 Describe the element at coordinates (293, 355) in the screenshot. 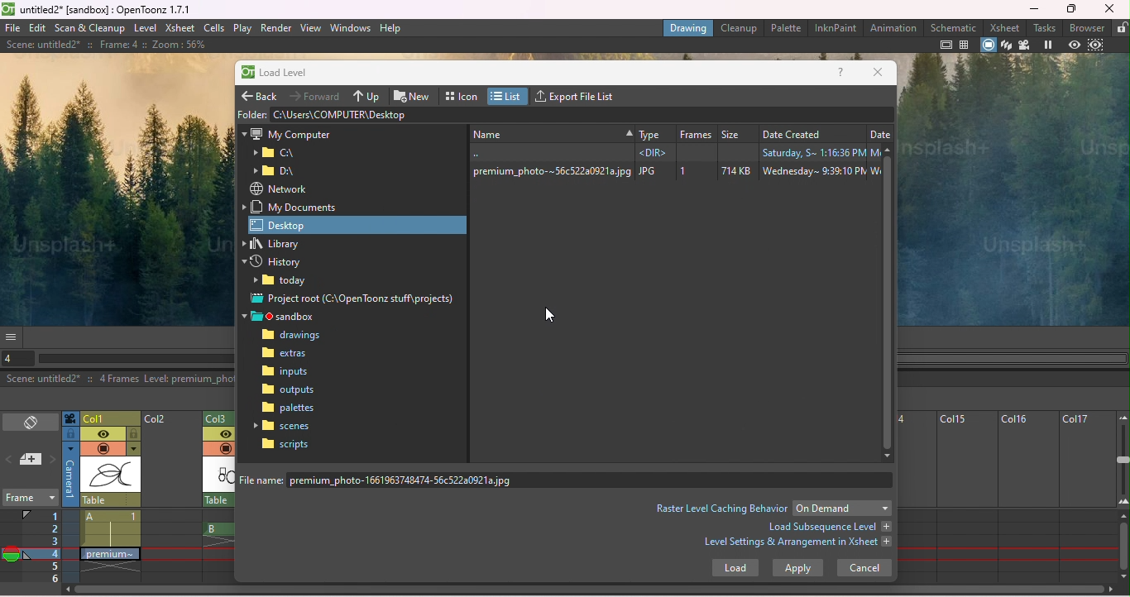

I see `Extras` at that location.